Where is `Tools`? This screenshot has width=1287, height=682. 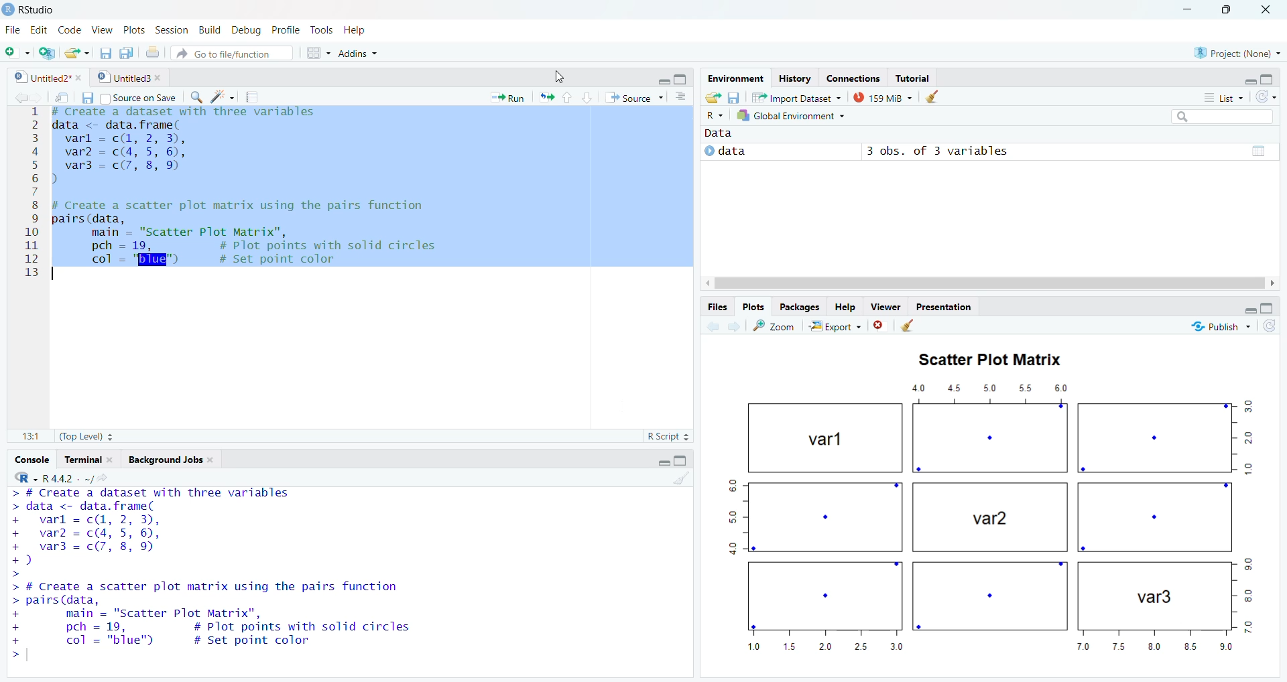
Tools is located at coordinates (322, 29).